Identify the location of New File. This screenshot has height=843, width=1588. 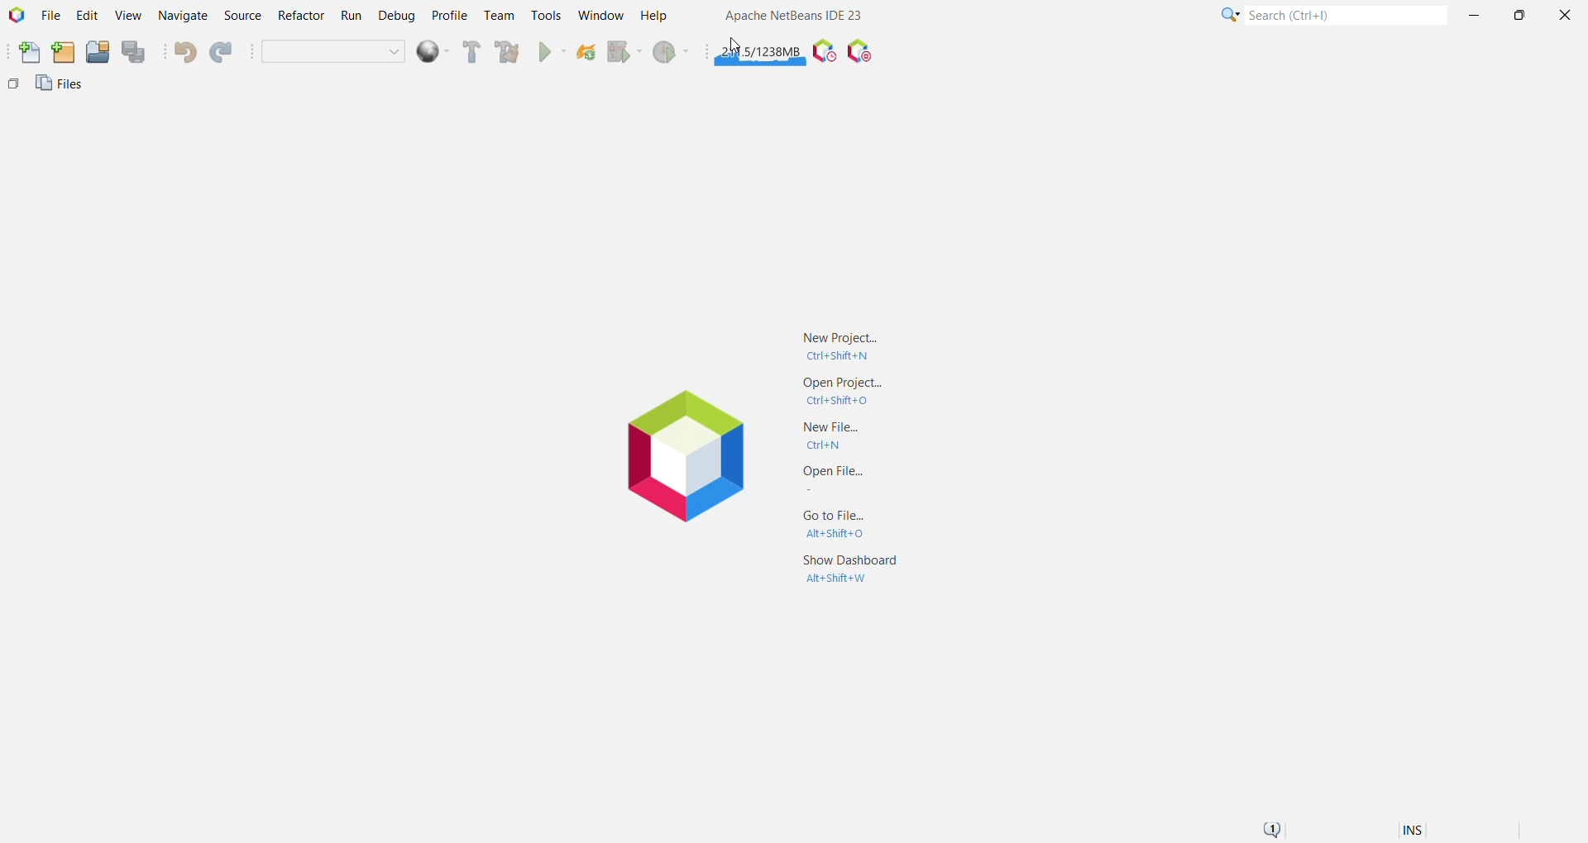
(834, 435).